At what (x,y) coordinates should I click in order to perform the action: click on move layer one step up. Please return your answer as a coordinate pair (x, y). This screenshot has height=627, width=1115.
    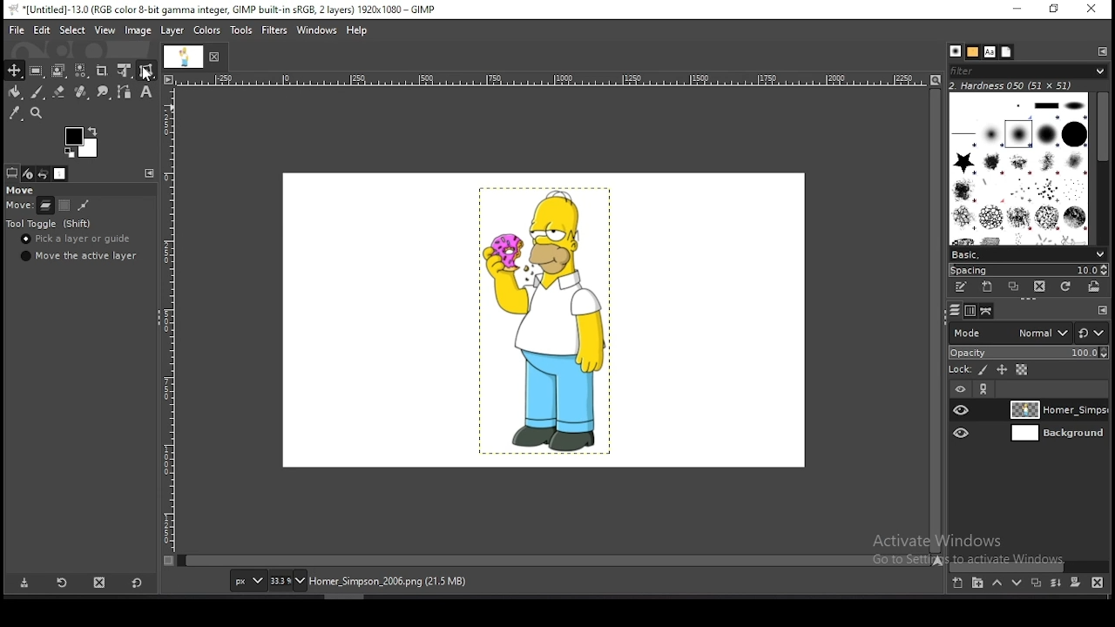
    Looking at the image, I should click on (997, 585).